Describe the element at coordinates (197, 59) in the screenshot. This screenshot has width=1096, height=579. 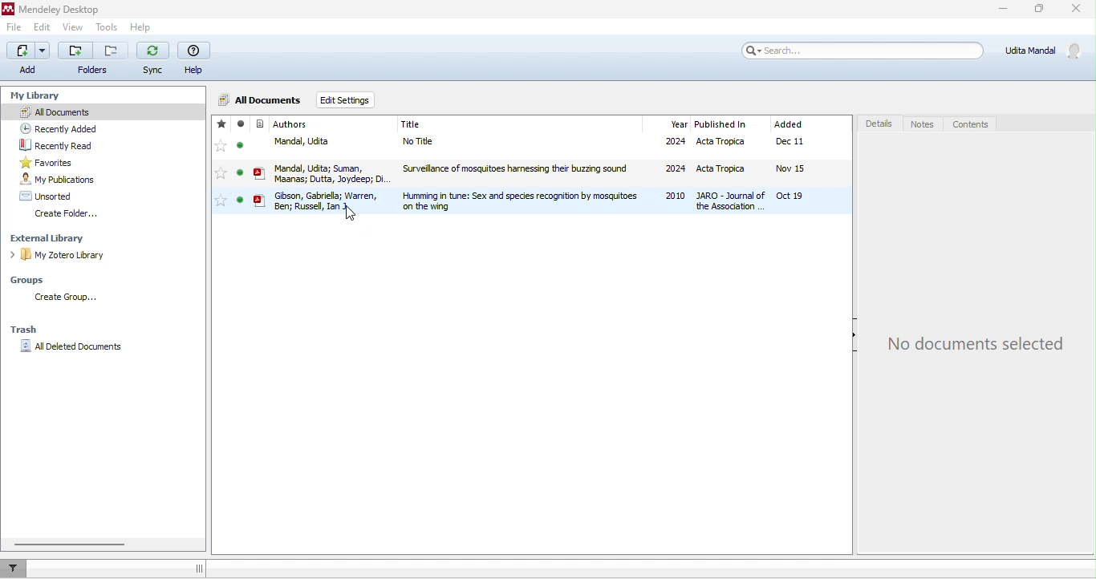
I see `help` at that location.